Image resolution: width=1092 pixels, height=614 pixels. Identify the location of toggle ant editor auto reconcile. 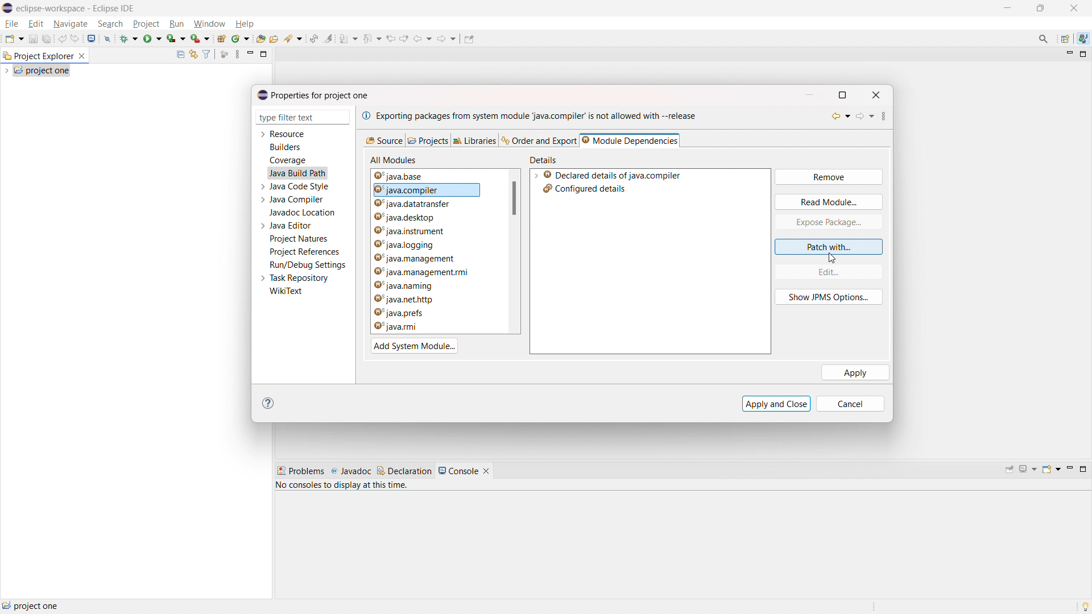
(313, 38).